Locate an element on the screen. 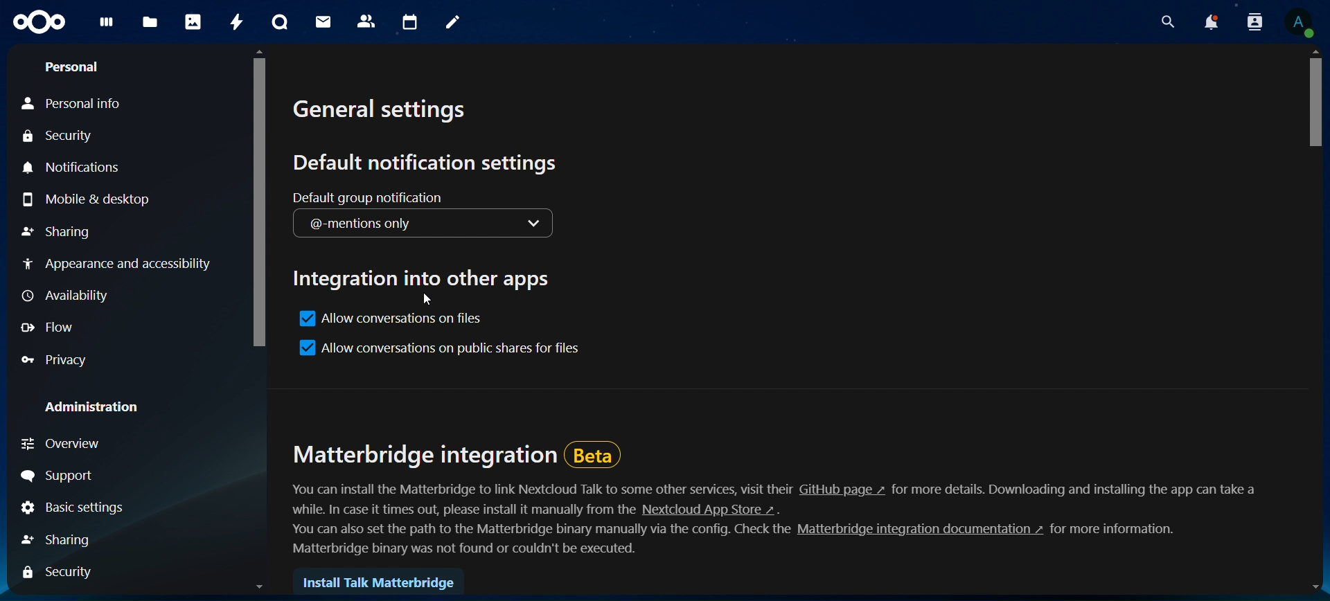  text is located at coordinates (533, 530).